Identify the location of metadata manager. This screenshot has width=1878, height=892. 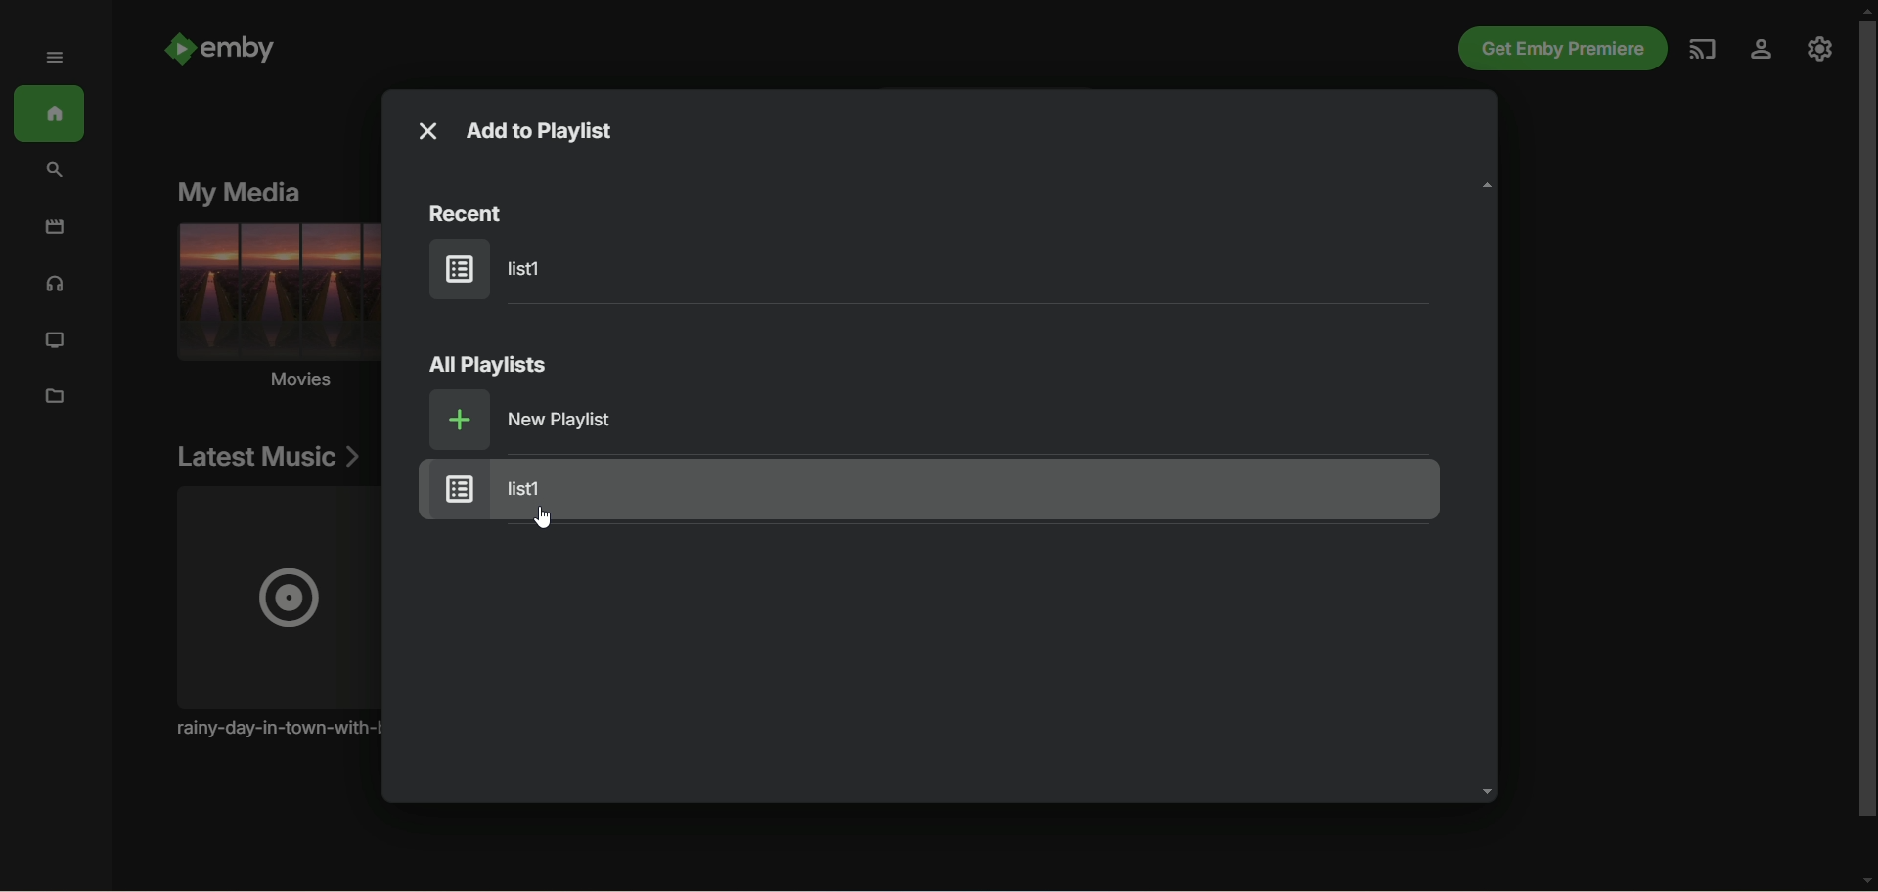
(56, 399).